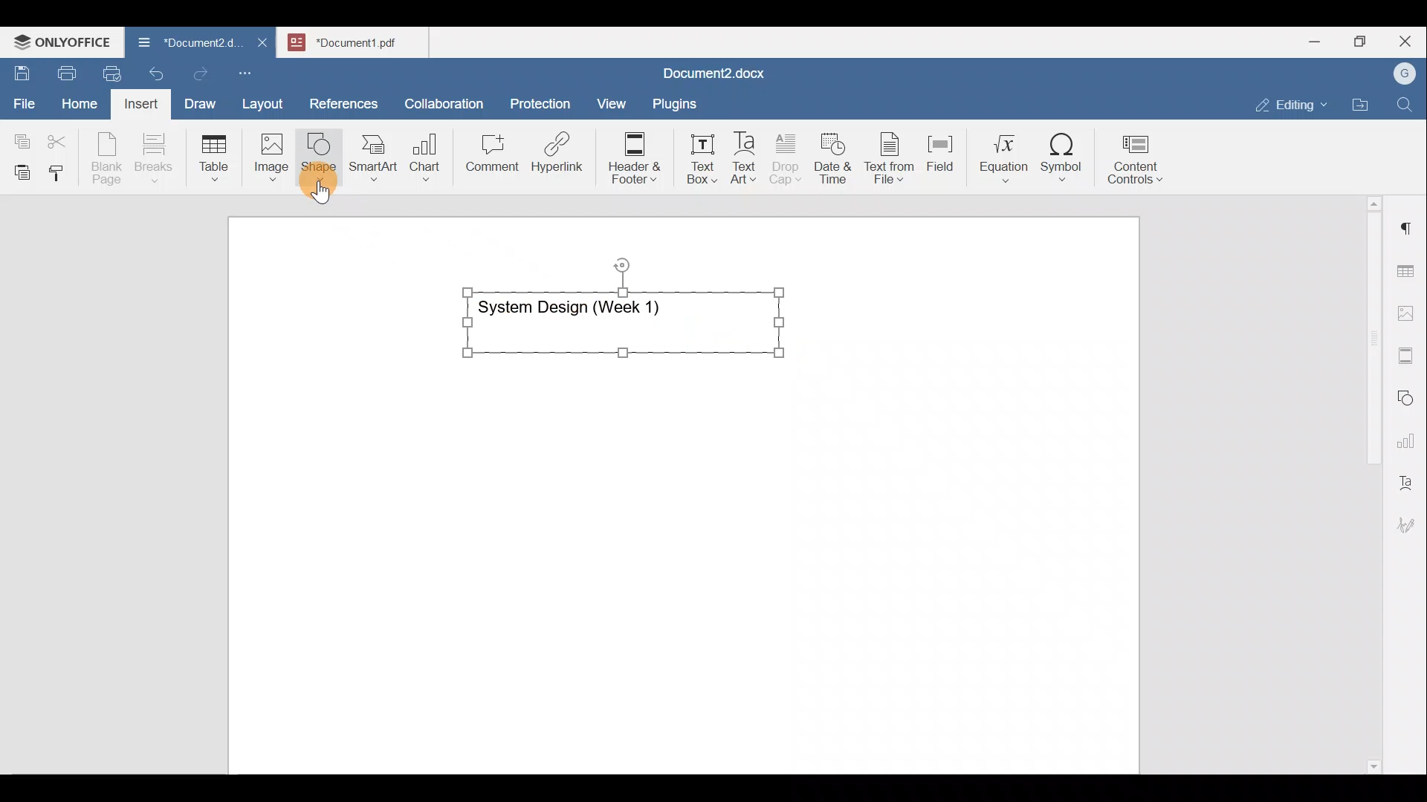 This screenshot has width=1427, height=802. Describe the element at coordinates (21, 70) in the screenshot. I see `Save` at that location.